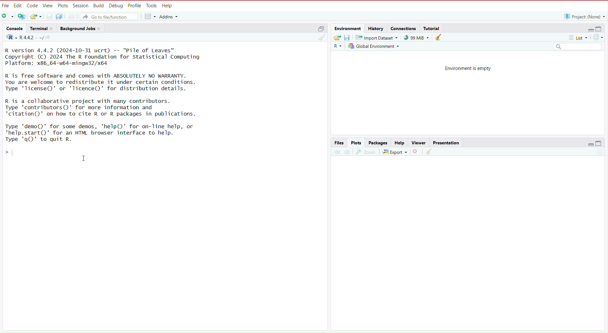 This screenshot has width=608, height=333. Describe the element at coordinates (104, 82) in the screenshot. I see `R is free software and comes with ABSOLUTELY NO WARRANTY.
You are welcome to redistribute it under certain conditions.
Type 'license()' or 'Ticence()' for distribution details.` at that location.